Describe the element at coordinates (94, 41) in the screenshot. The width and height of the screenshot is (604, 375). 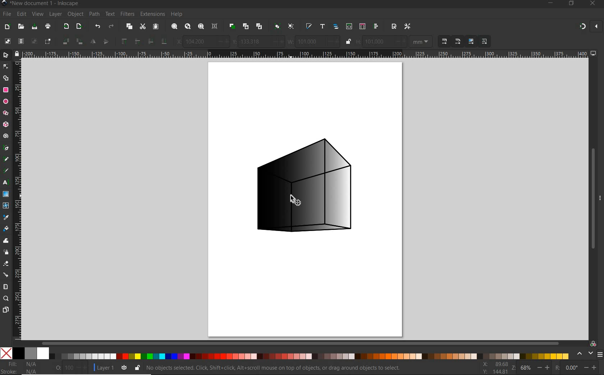
I see `OBJECT FLIP` at that location.